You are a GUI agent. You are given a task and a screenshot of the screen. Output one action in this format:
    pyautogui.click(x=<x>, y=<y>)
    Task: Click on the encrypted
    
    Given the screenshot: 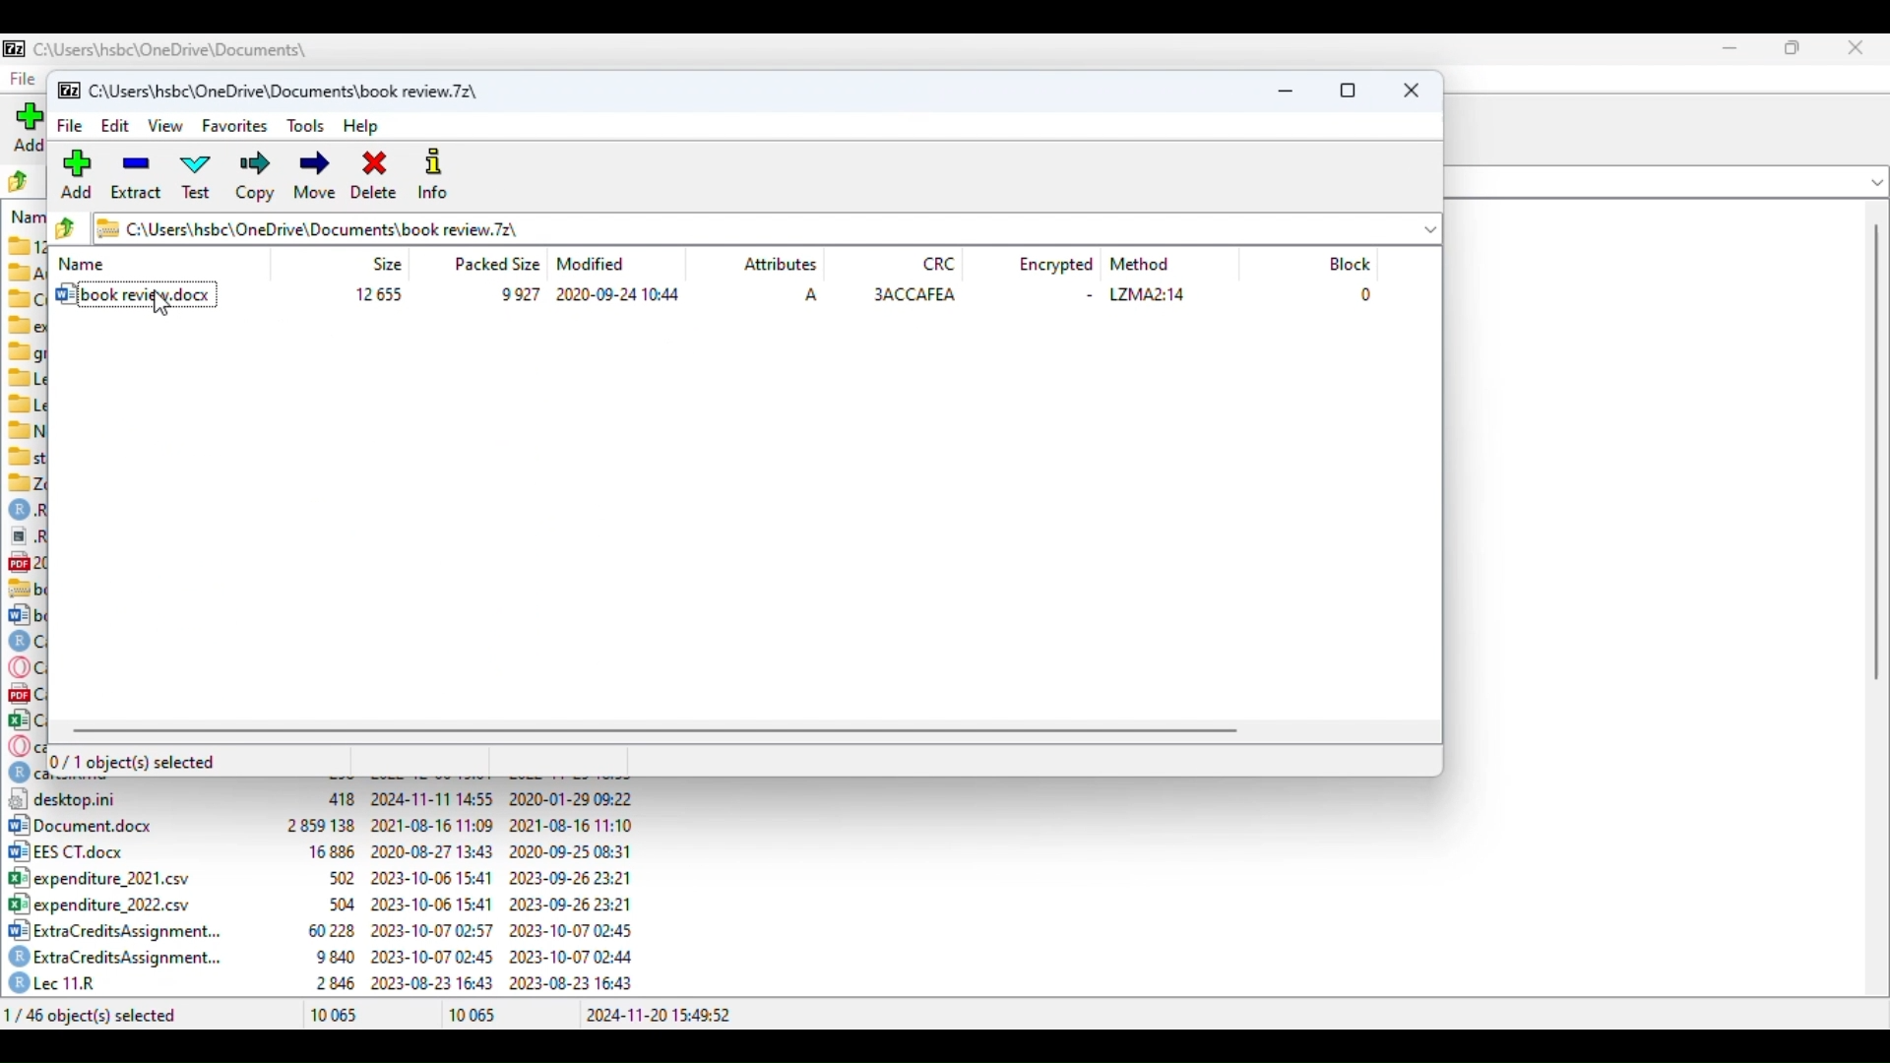 What is the action you would take?
    pyautogui.click(x=1057, y=264)
    